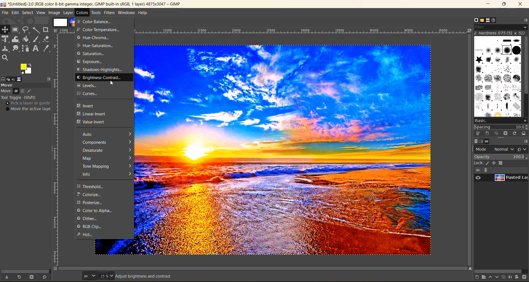  I want to click on horizontal scroll bar, so click(24, 271).